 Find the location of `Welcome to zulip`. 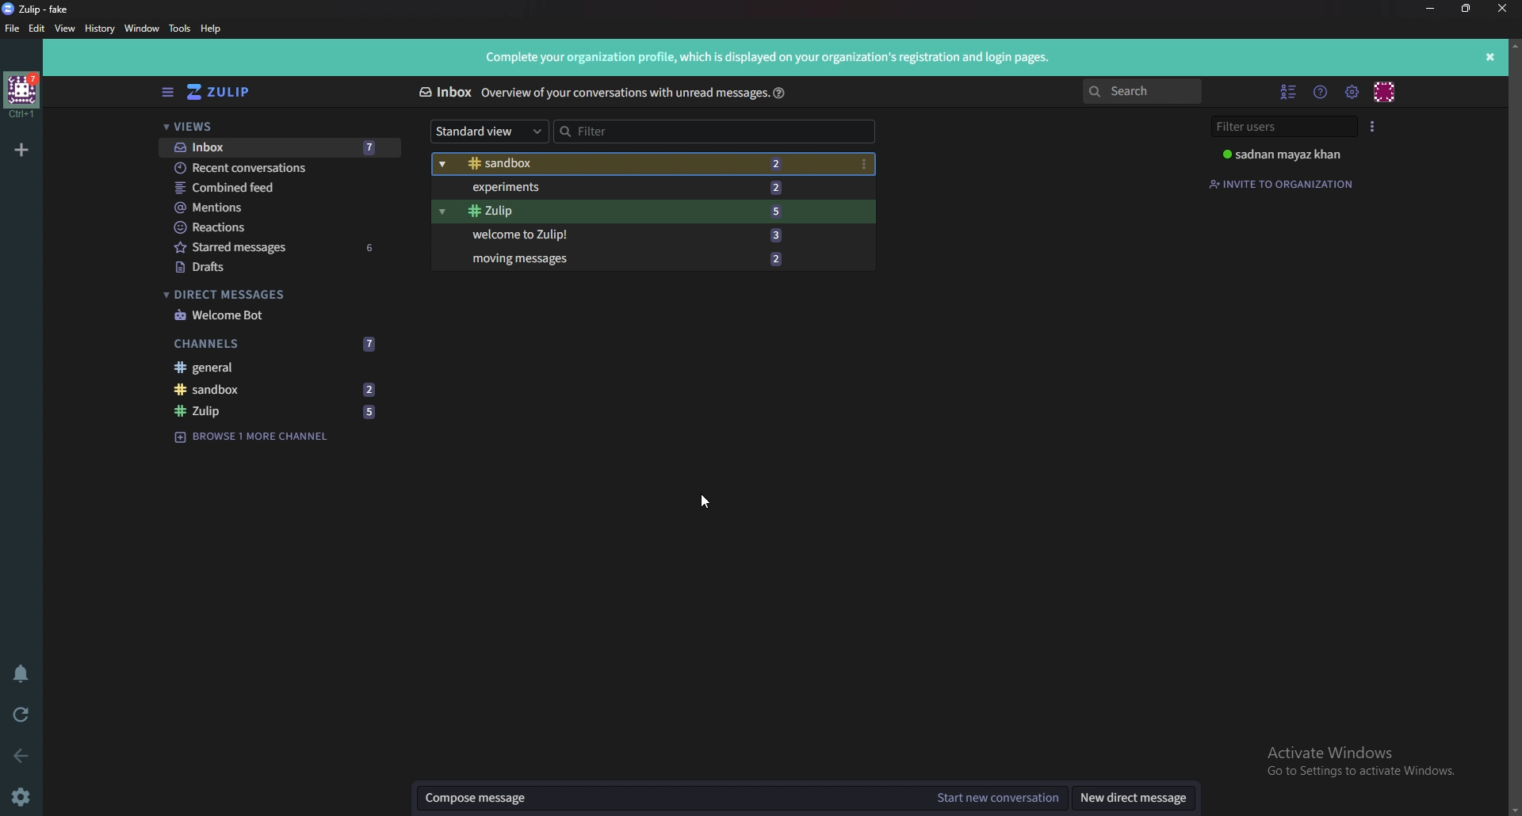

Welcome to zulip is located at coordinates (626, 234).